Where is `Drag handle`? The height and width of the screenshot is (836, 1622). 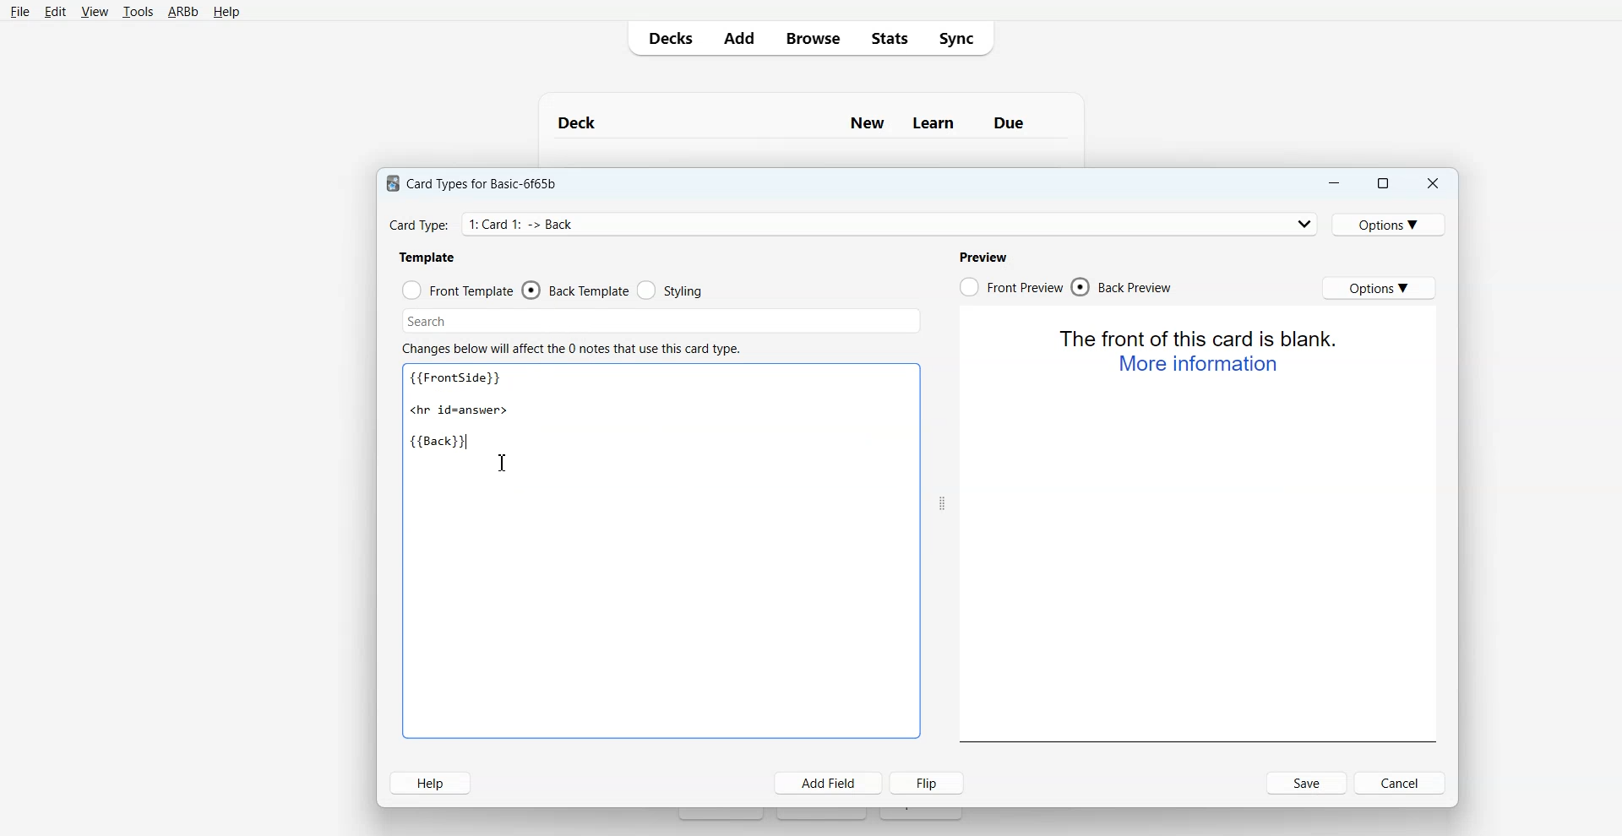
Drag handle is located at coordinates (942, 503).